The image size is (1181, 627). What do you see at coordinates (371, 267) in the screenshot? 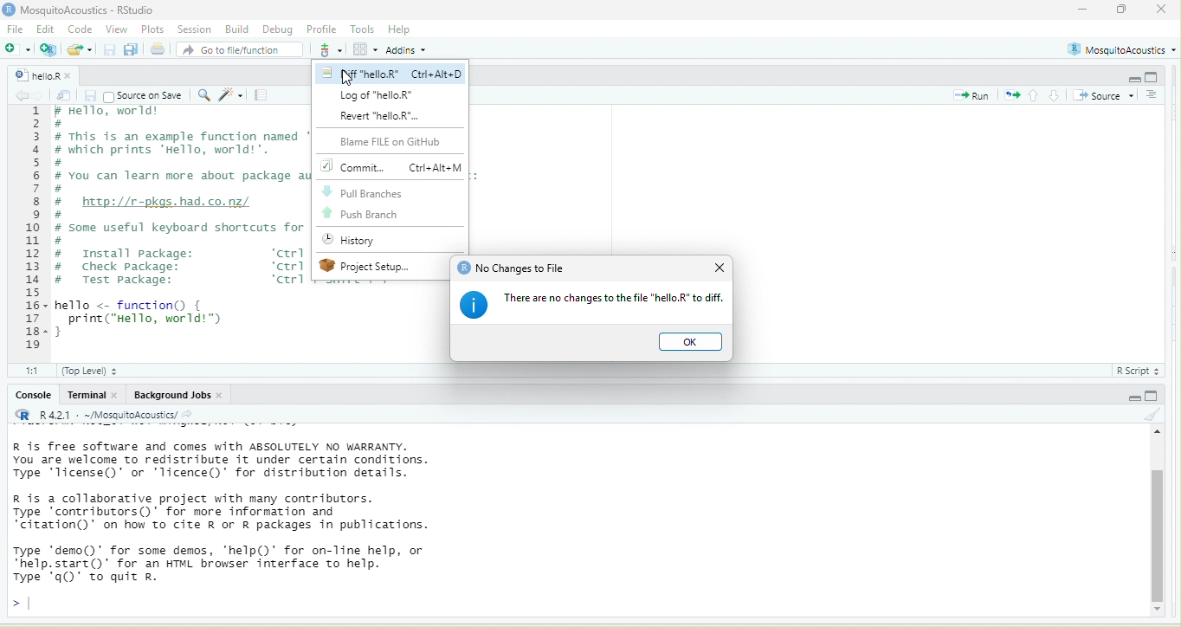
I see `W Project Setup...` at bounding box center [371, 267].